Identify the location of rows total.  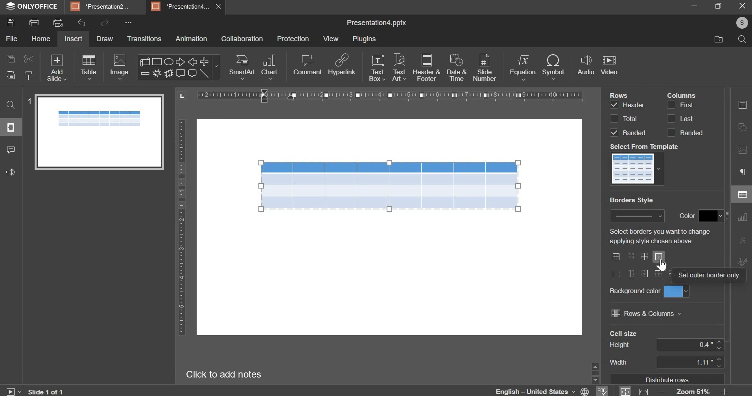
(614, 119).